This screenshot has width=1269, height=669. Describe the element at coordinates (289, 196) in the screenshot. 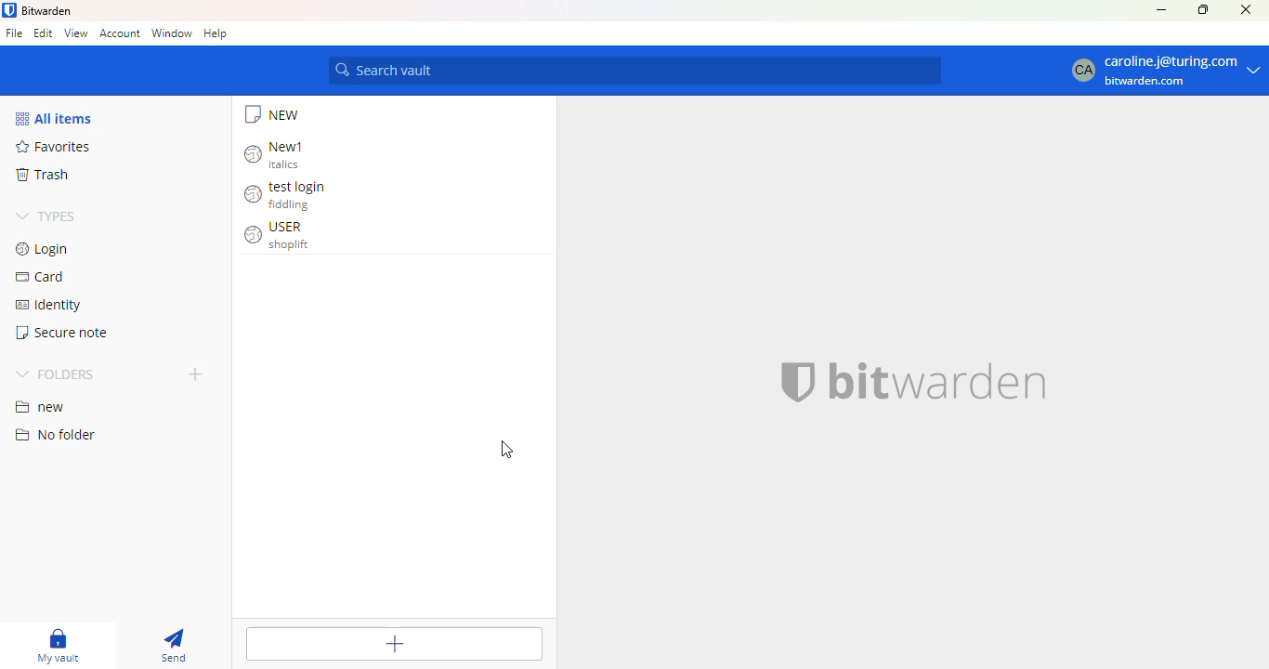

I see `test login    fiddling` at that location.